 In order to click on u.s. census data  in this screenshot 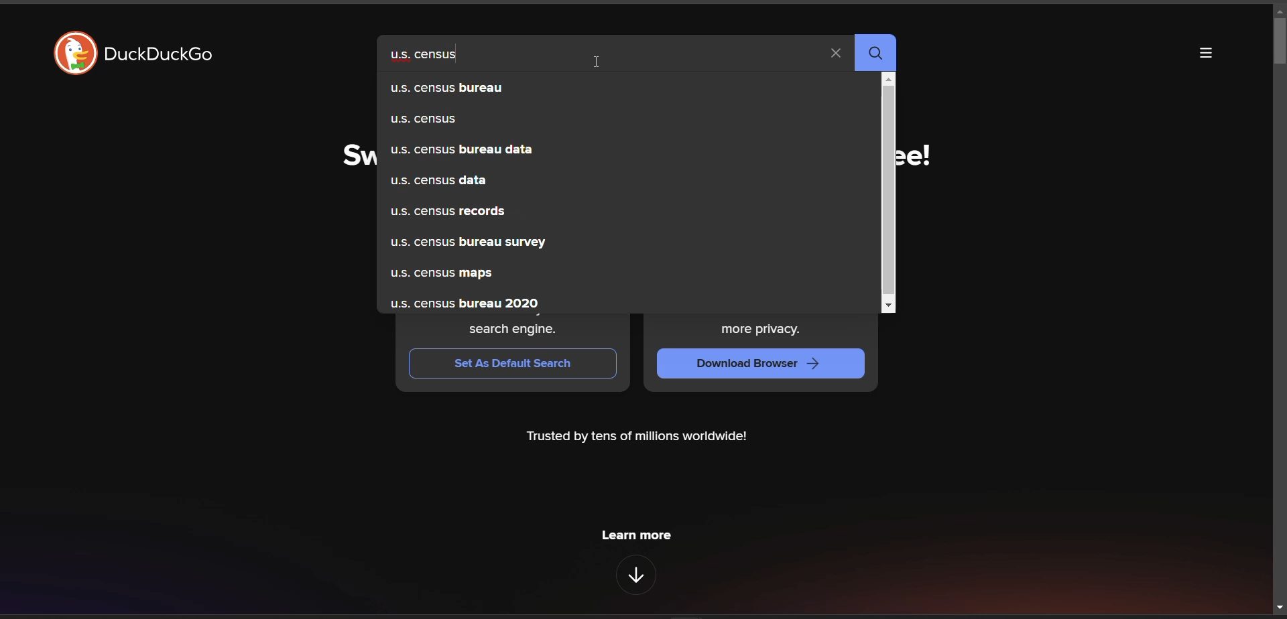, I will do `click(618, 180)`.